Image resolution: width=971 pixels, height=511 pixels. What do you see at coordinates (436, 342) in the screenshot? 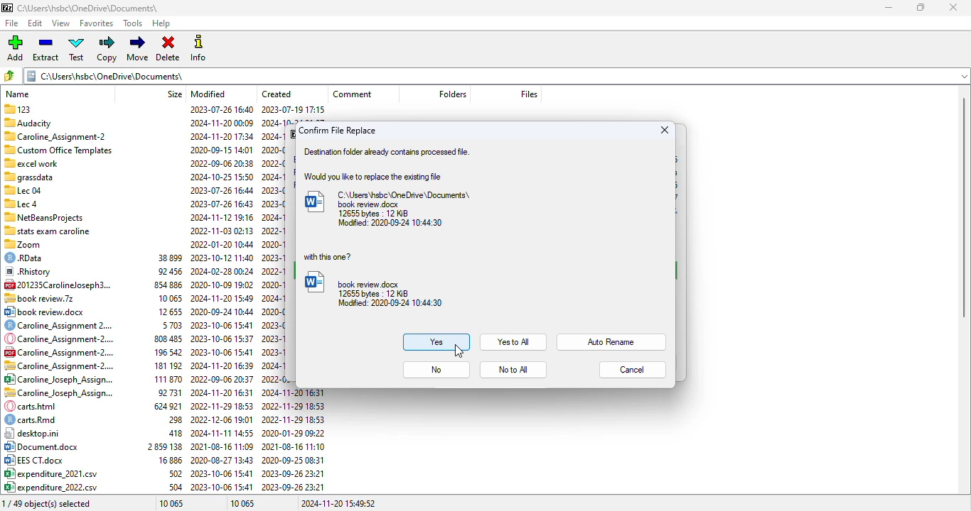
I see `yes` at bounding box center [436, 342].